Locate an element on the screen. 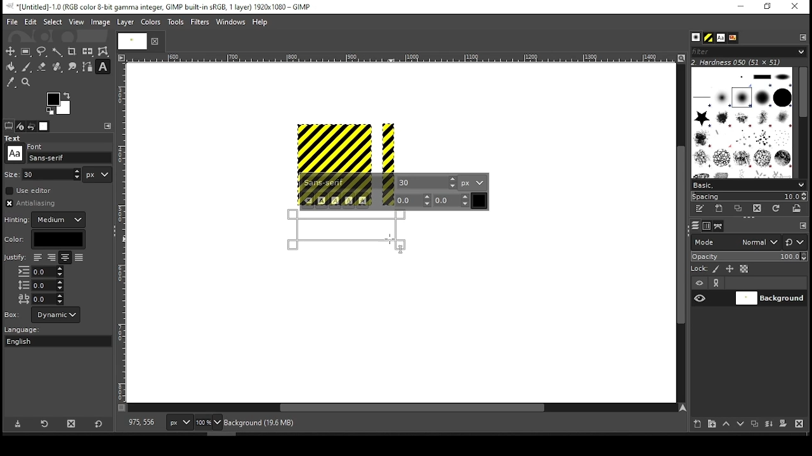  paths tool is located at coordinates (88, 68).